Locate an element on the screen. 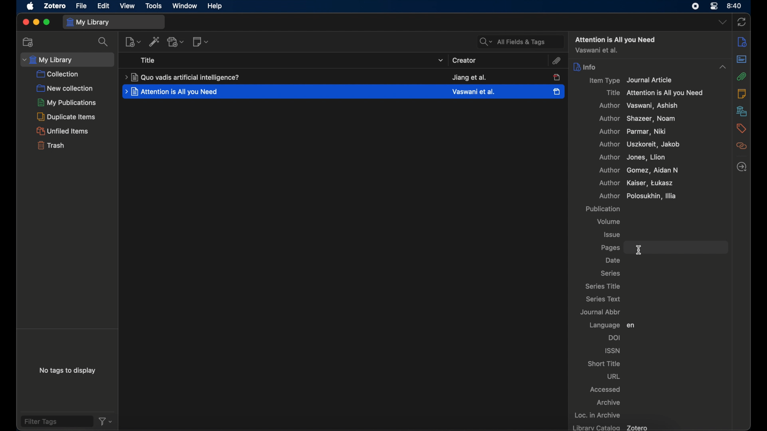  author kaiser, tukasz is located at coordinates (636, 183).